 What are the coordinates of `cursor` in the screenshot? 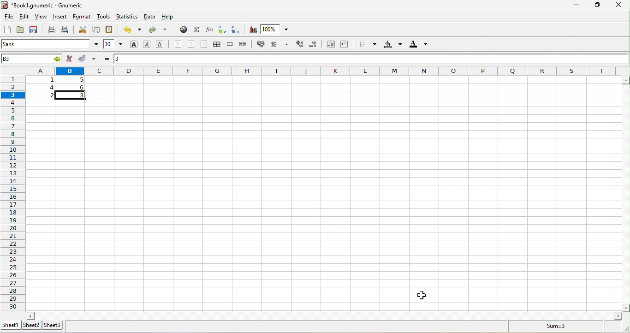 It's located at (424, 295).